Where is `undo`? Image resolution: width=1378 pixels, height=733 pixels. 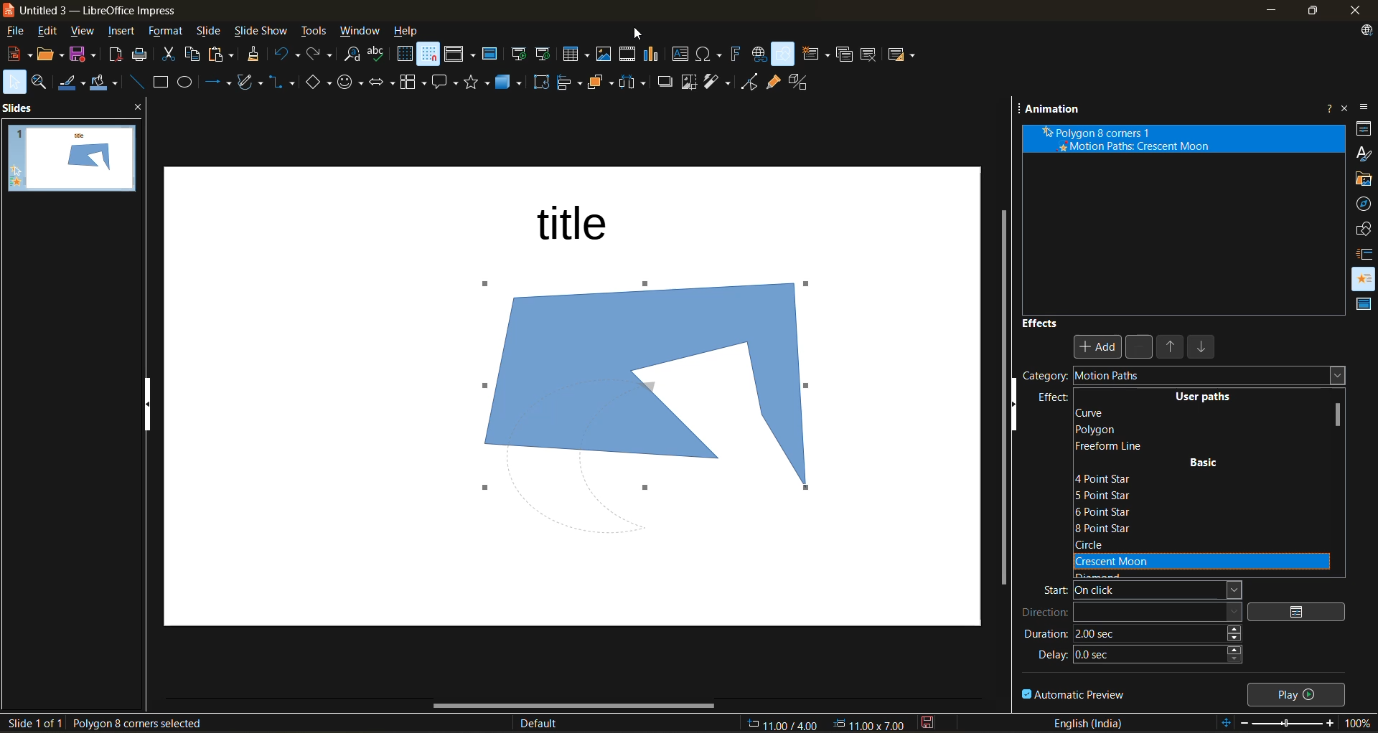
undo is located at coordinates (286, 55).